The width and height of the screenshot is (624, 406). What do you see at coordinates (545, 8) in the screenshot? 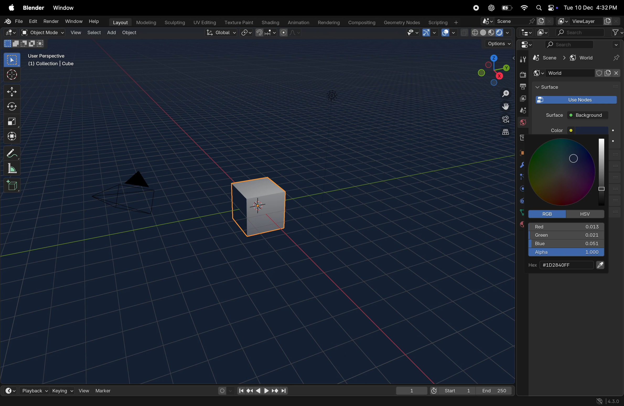
I see `apple widgets` at bounding box center [545, 8].